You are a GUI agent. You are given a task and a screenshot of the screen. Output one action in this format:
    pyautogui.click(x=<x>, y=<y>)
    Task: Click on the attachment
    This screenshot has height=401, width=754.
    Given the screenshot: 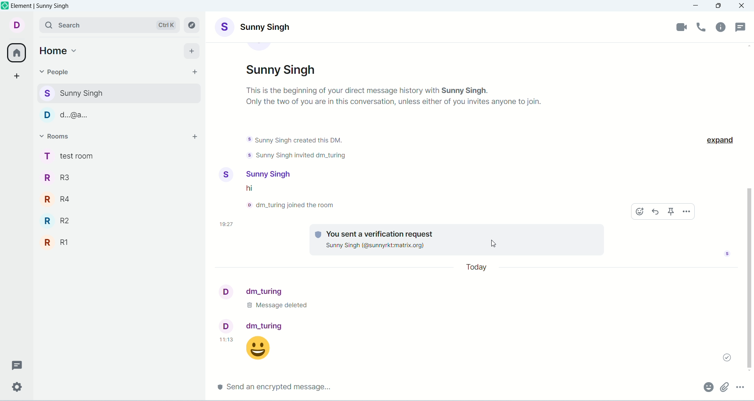 What is the action you would take?
    pyautogui.click(x=724, y=386)
    